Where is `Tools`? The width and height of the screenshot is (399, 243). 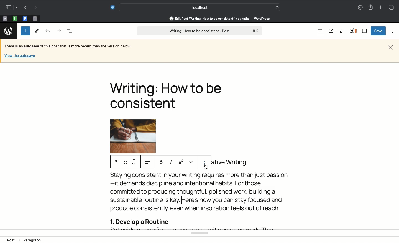 Tools is located at coordinates (37, 31).